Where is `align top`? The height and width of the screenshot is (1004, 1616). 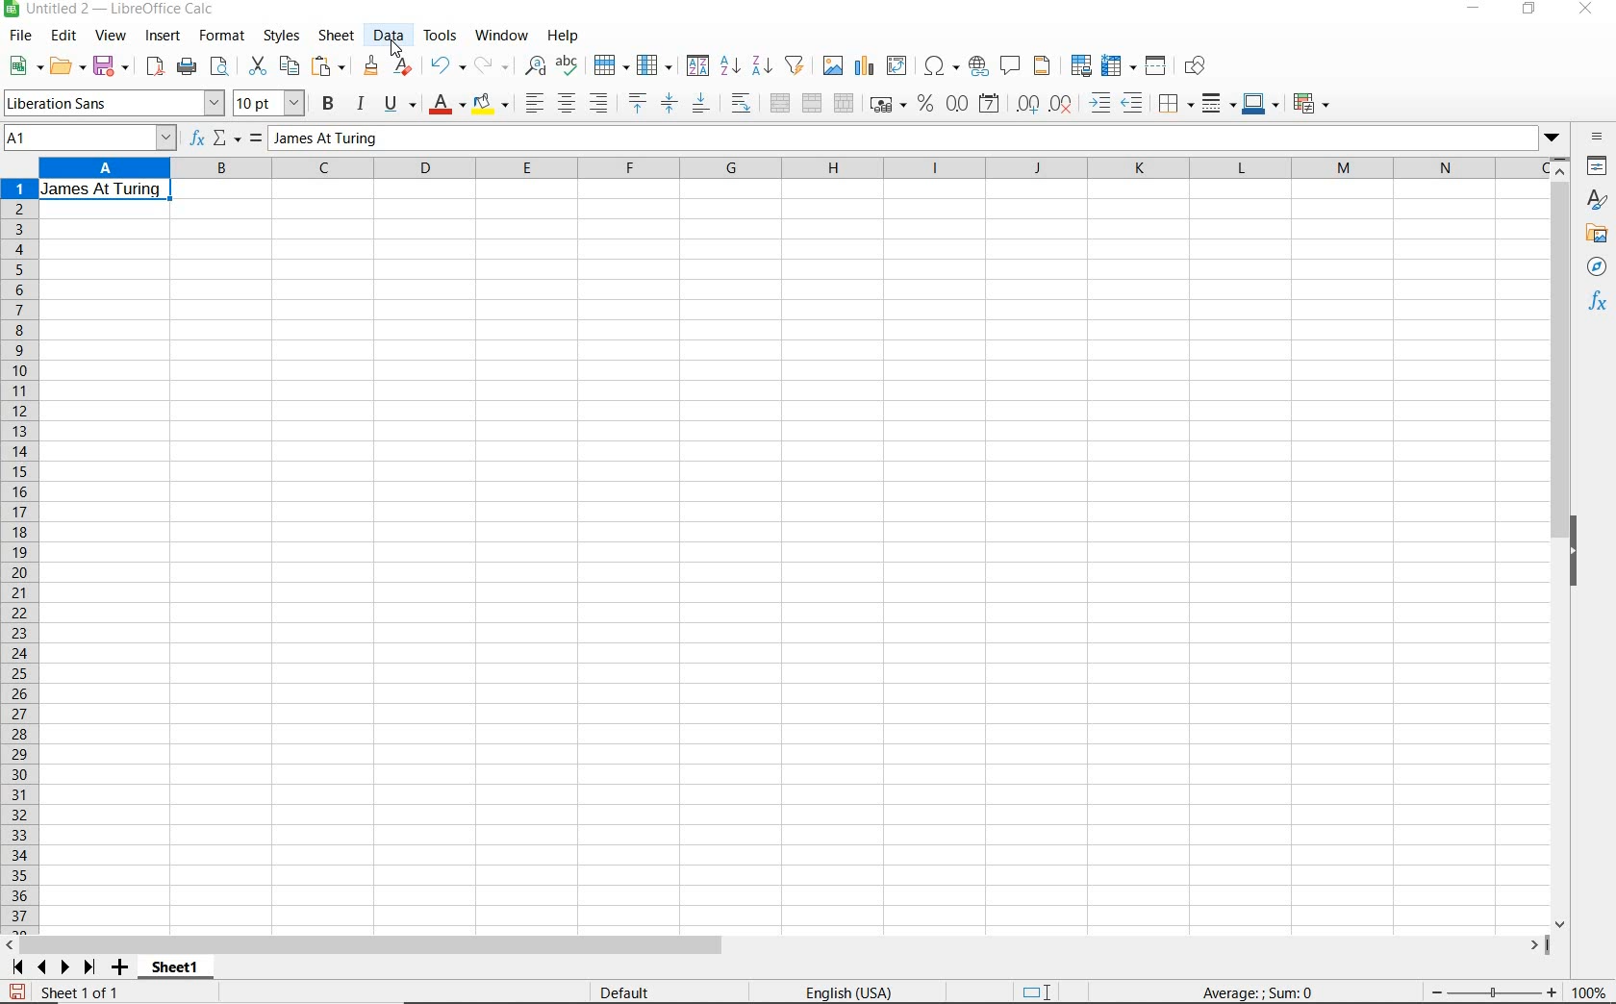
align top is located at coordinates (637, 103).